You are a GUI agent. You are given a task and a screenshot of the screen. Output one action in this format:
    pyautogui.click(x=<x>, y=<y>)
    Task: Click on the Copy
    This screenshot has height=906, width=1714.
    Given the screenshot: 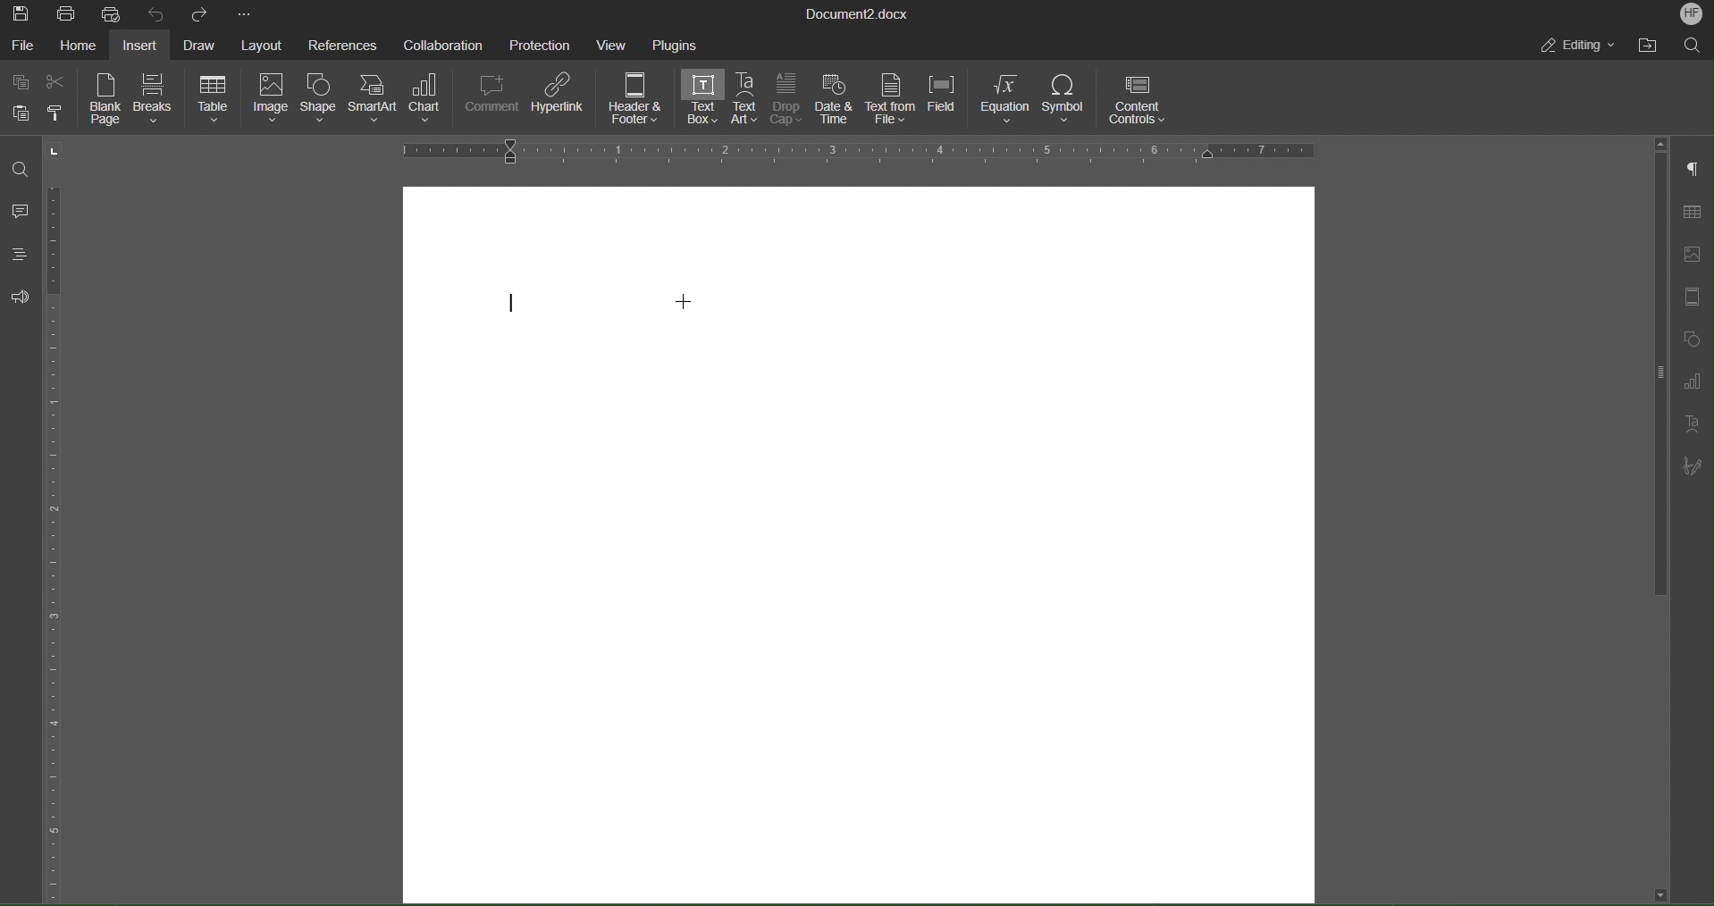 What is the action you would take?
    pyautogui.click(x=20, y=80)
    